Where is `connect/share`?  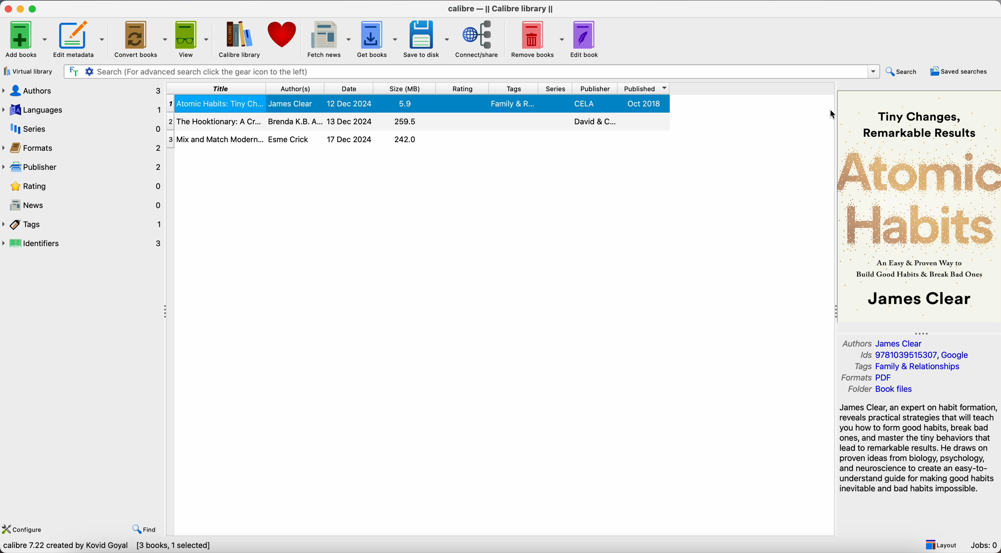 connect/share is located at coordinates (480, 39).